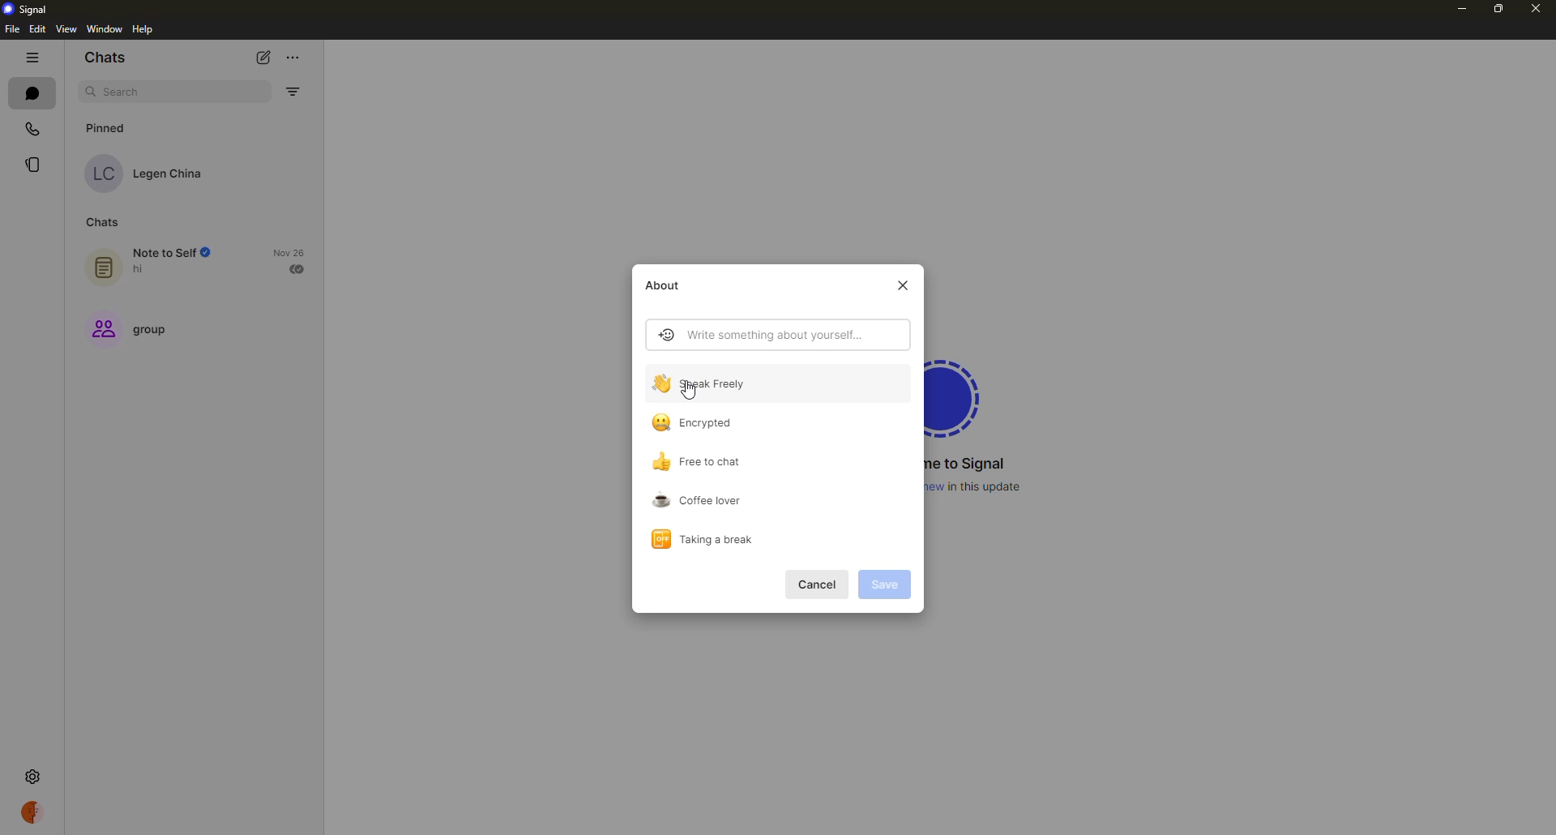 The width and height of the screenshot is (1556, 835). What do you see at coordinates (37, 29) in the screenshot?
I see `edit` at bounding box center [37, 29].